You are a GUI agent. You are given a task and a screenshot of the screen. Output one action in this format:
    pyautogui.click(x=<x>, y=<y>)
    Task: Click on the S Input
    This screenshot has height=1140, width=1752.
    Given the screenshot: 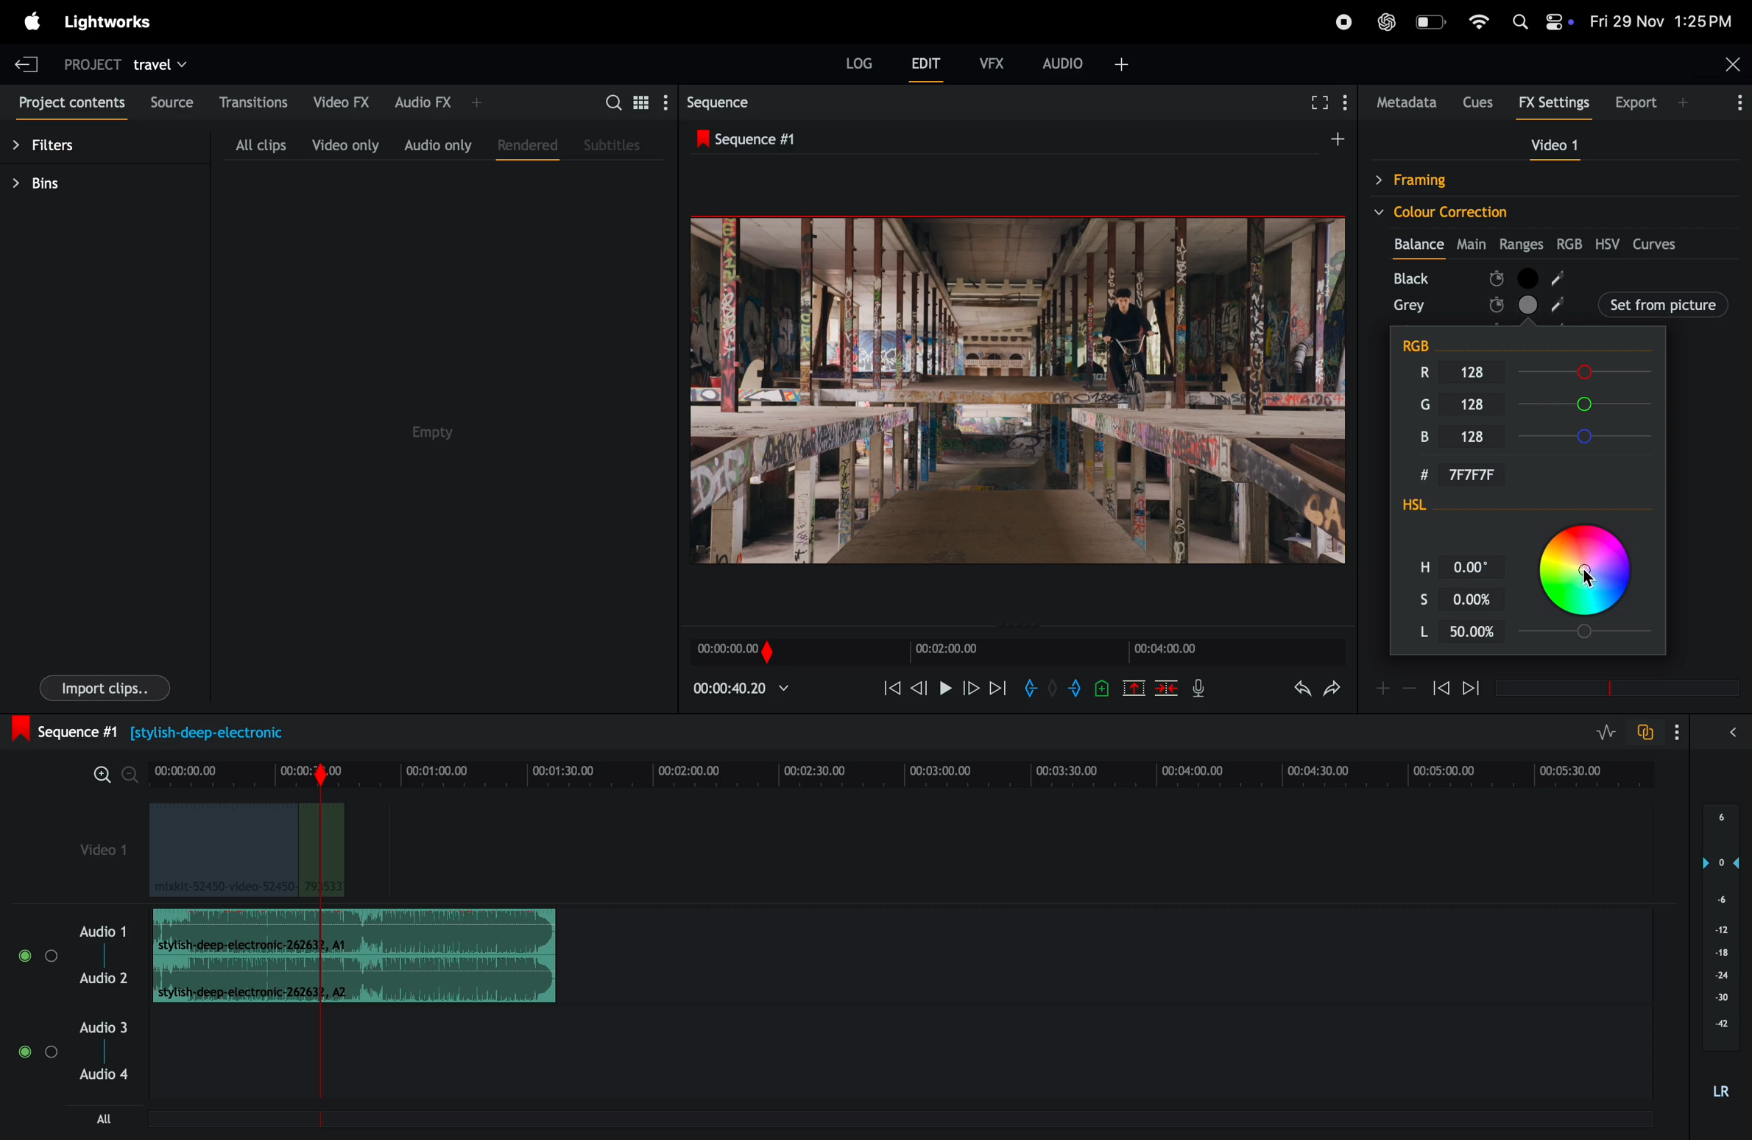 What is the action you would take?
    pyautogui.click(x=1477, y=597)
    